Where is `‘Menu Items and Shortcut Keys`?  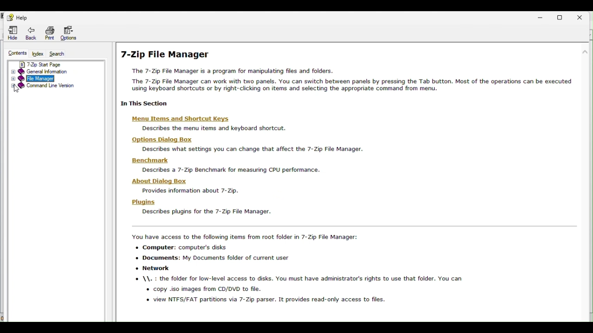
‘Menu Items and Shortcut Keys is located at coordinates (183, 118).